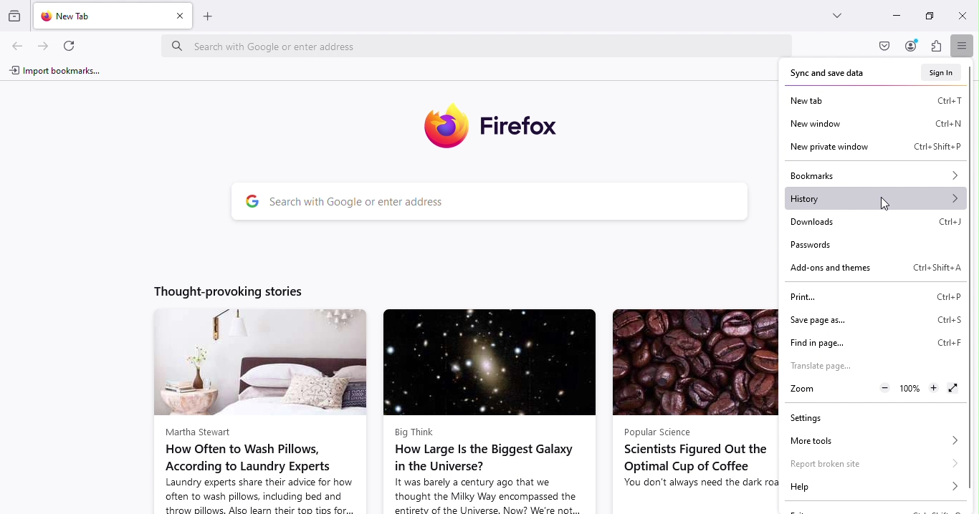 This screenshot has width=979, height=514. I want to click on Translate page, so click(831, 367).